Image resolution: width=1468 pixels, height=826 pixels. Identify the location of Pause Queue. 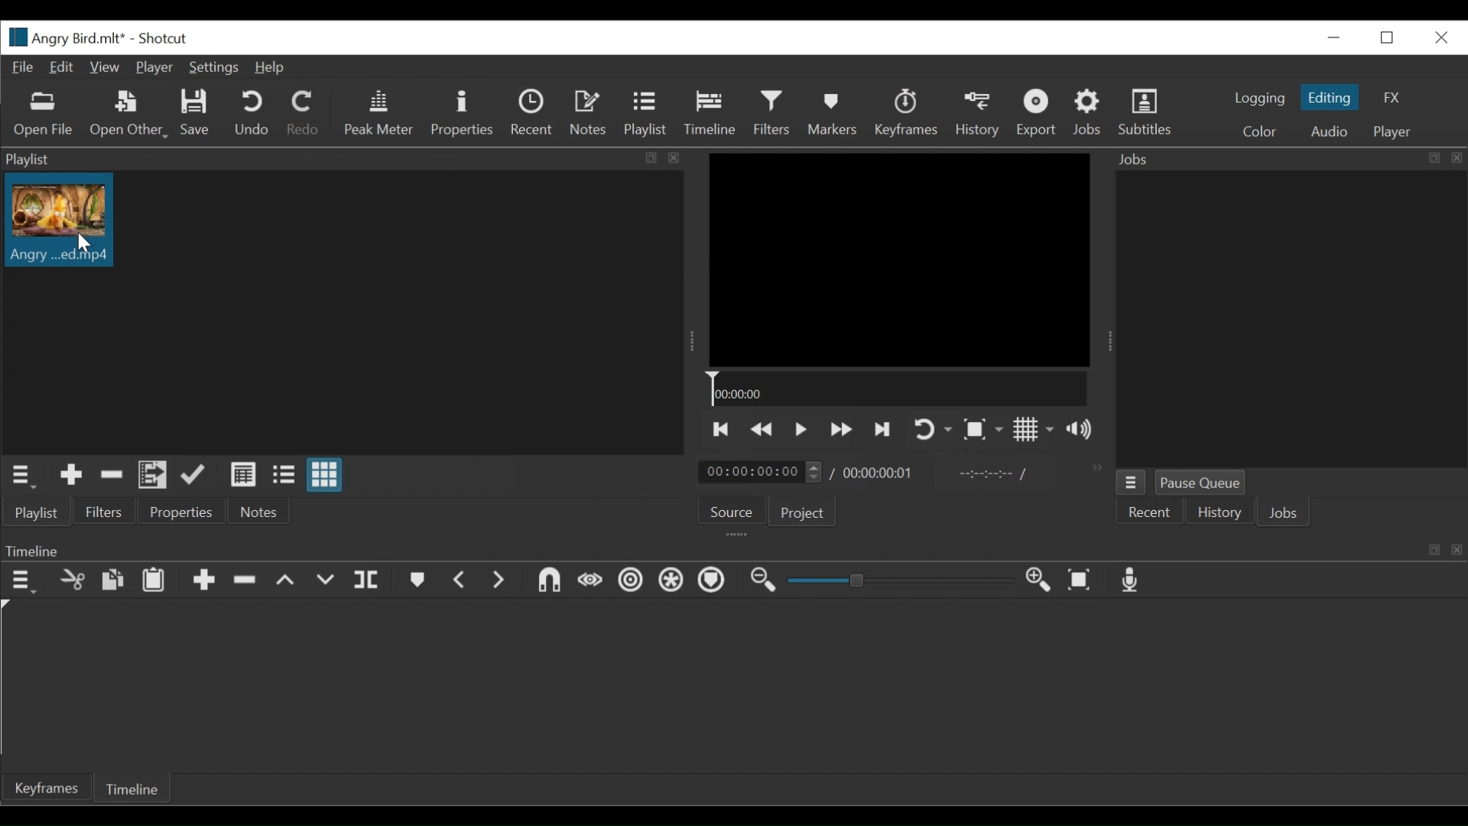
(1201, 483).